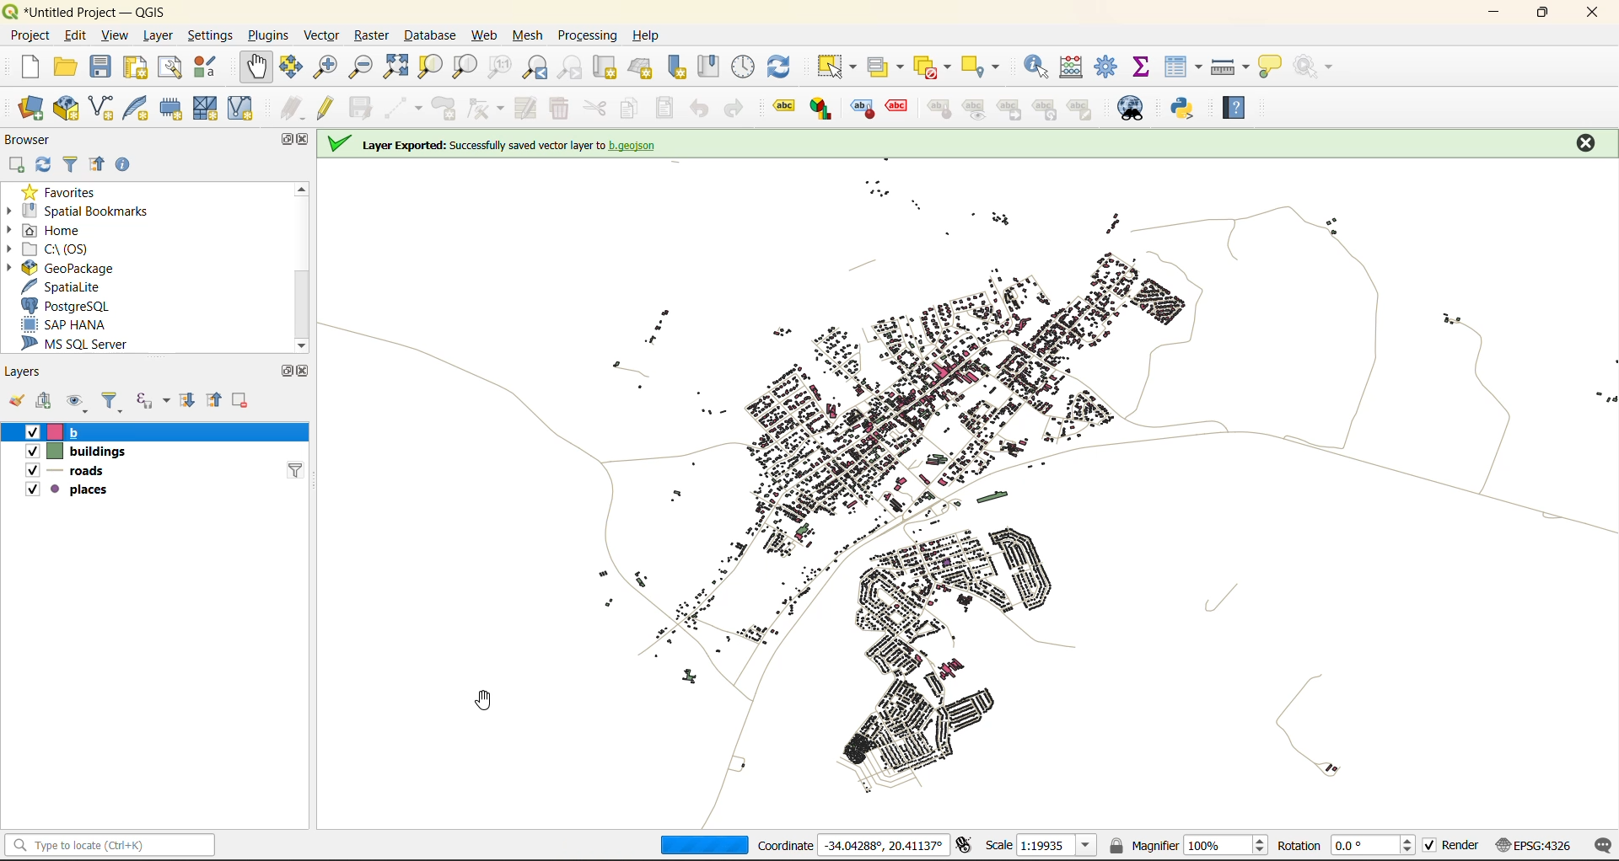 The width and height of the screenshot is (1619, 861). What do you see at coordinates (295, 479) in the screenshot?
I see `filter` at bounding box center [295, 479].